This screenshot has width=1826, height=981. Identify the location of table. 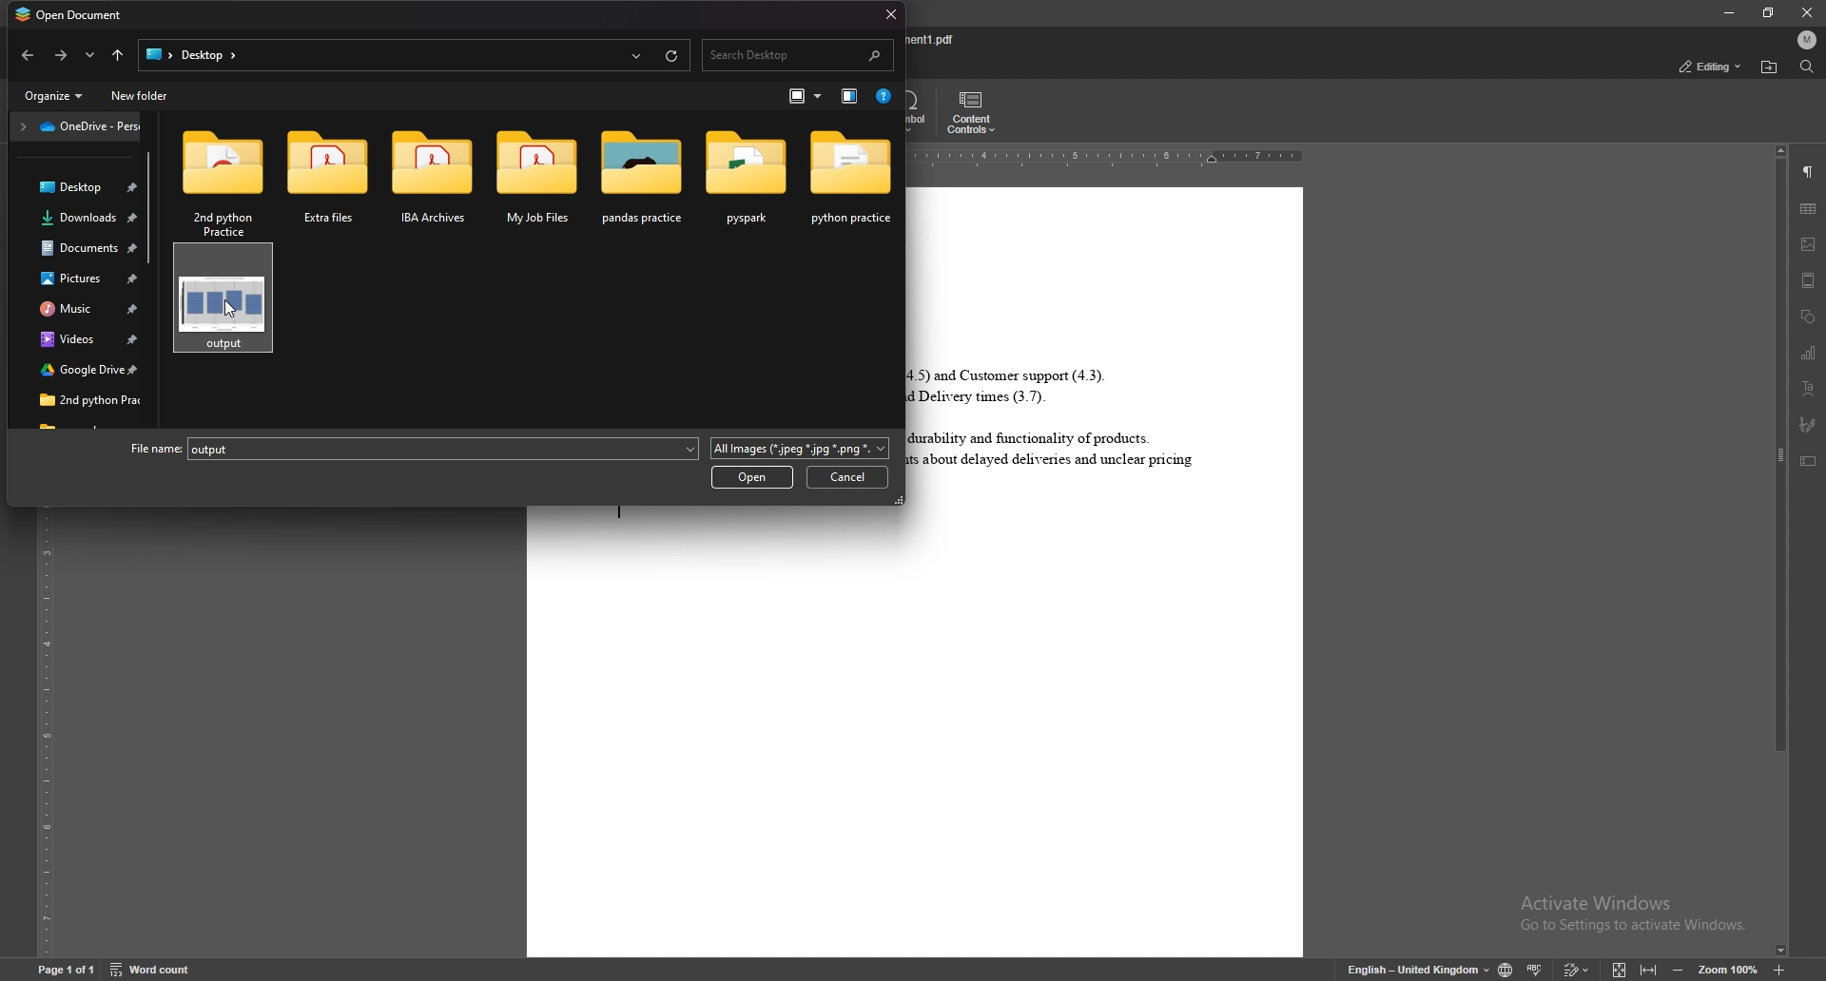
(1809, 209).